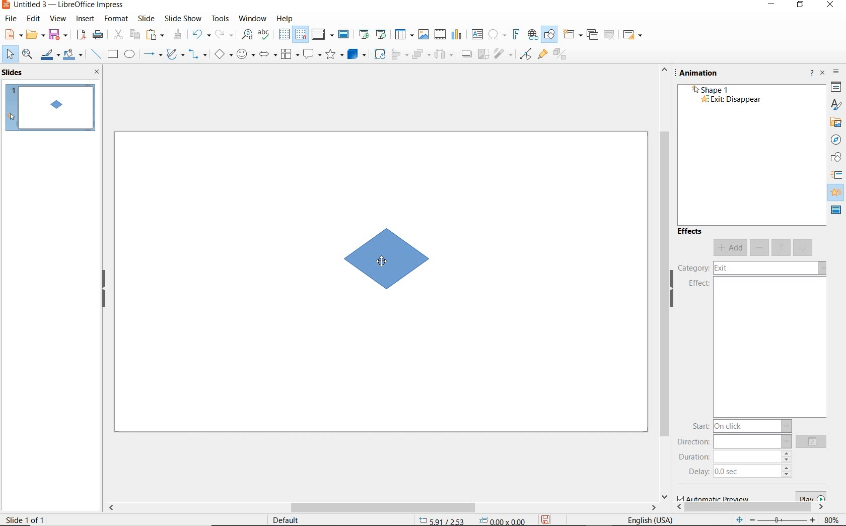  What do you see at coordinates (804, 248) in the screenshot?
I see `move down` at bounding box center [804, 248].